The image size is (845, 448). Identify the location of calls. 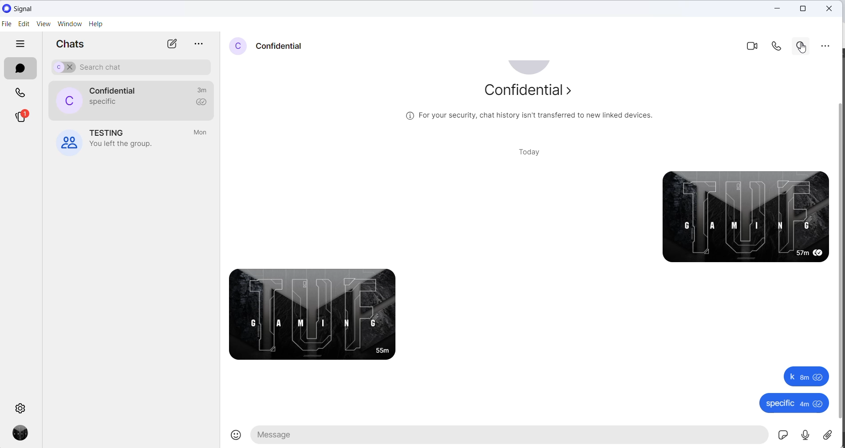
(22, 93).